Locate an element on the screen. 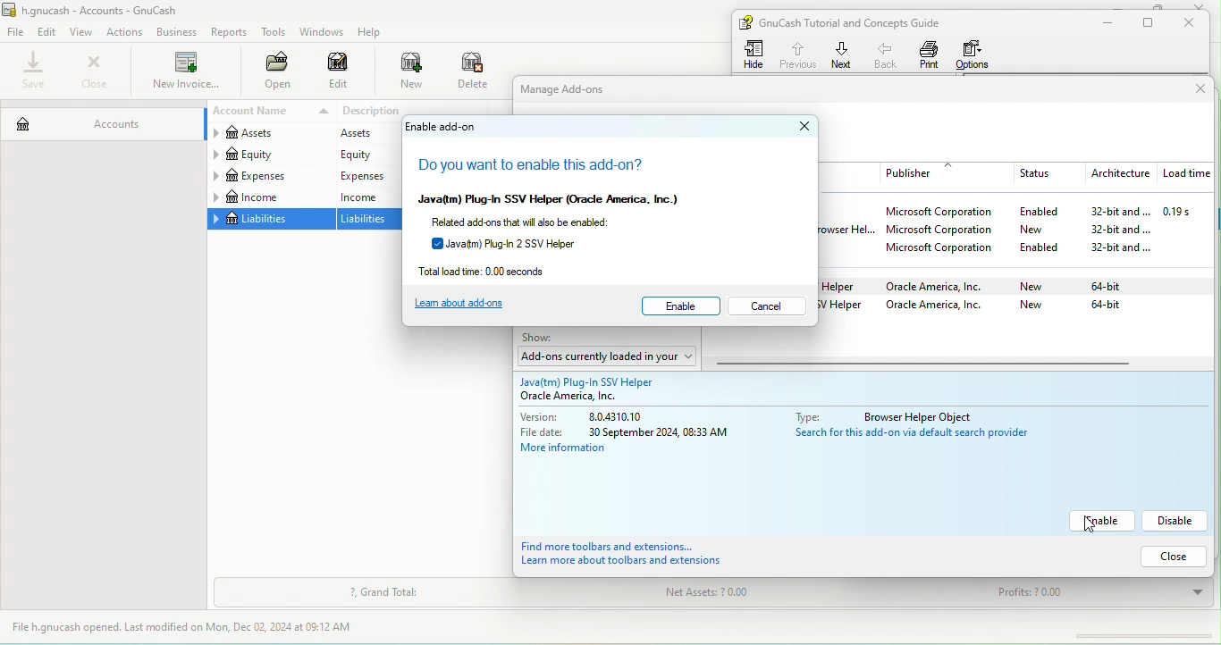  related add ons that will also be enabled is located at coordinates (552, 222).